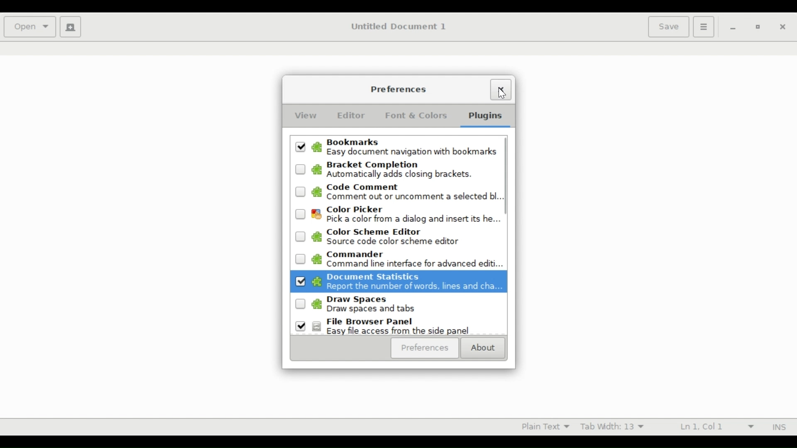 This screenshot has height=448, width=797. I want to click on Selected, so click(301, 326).